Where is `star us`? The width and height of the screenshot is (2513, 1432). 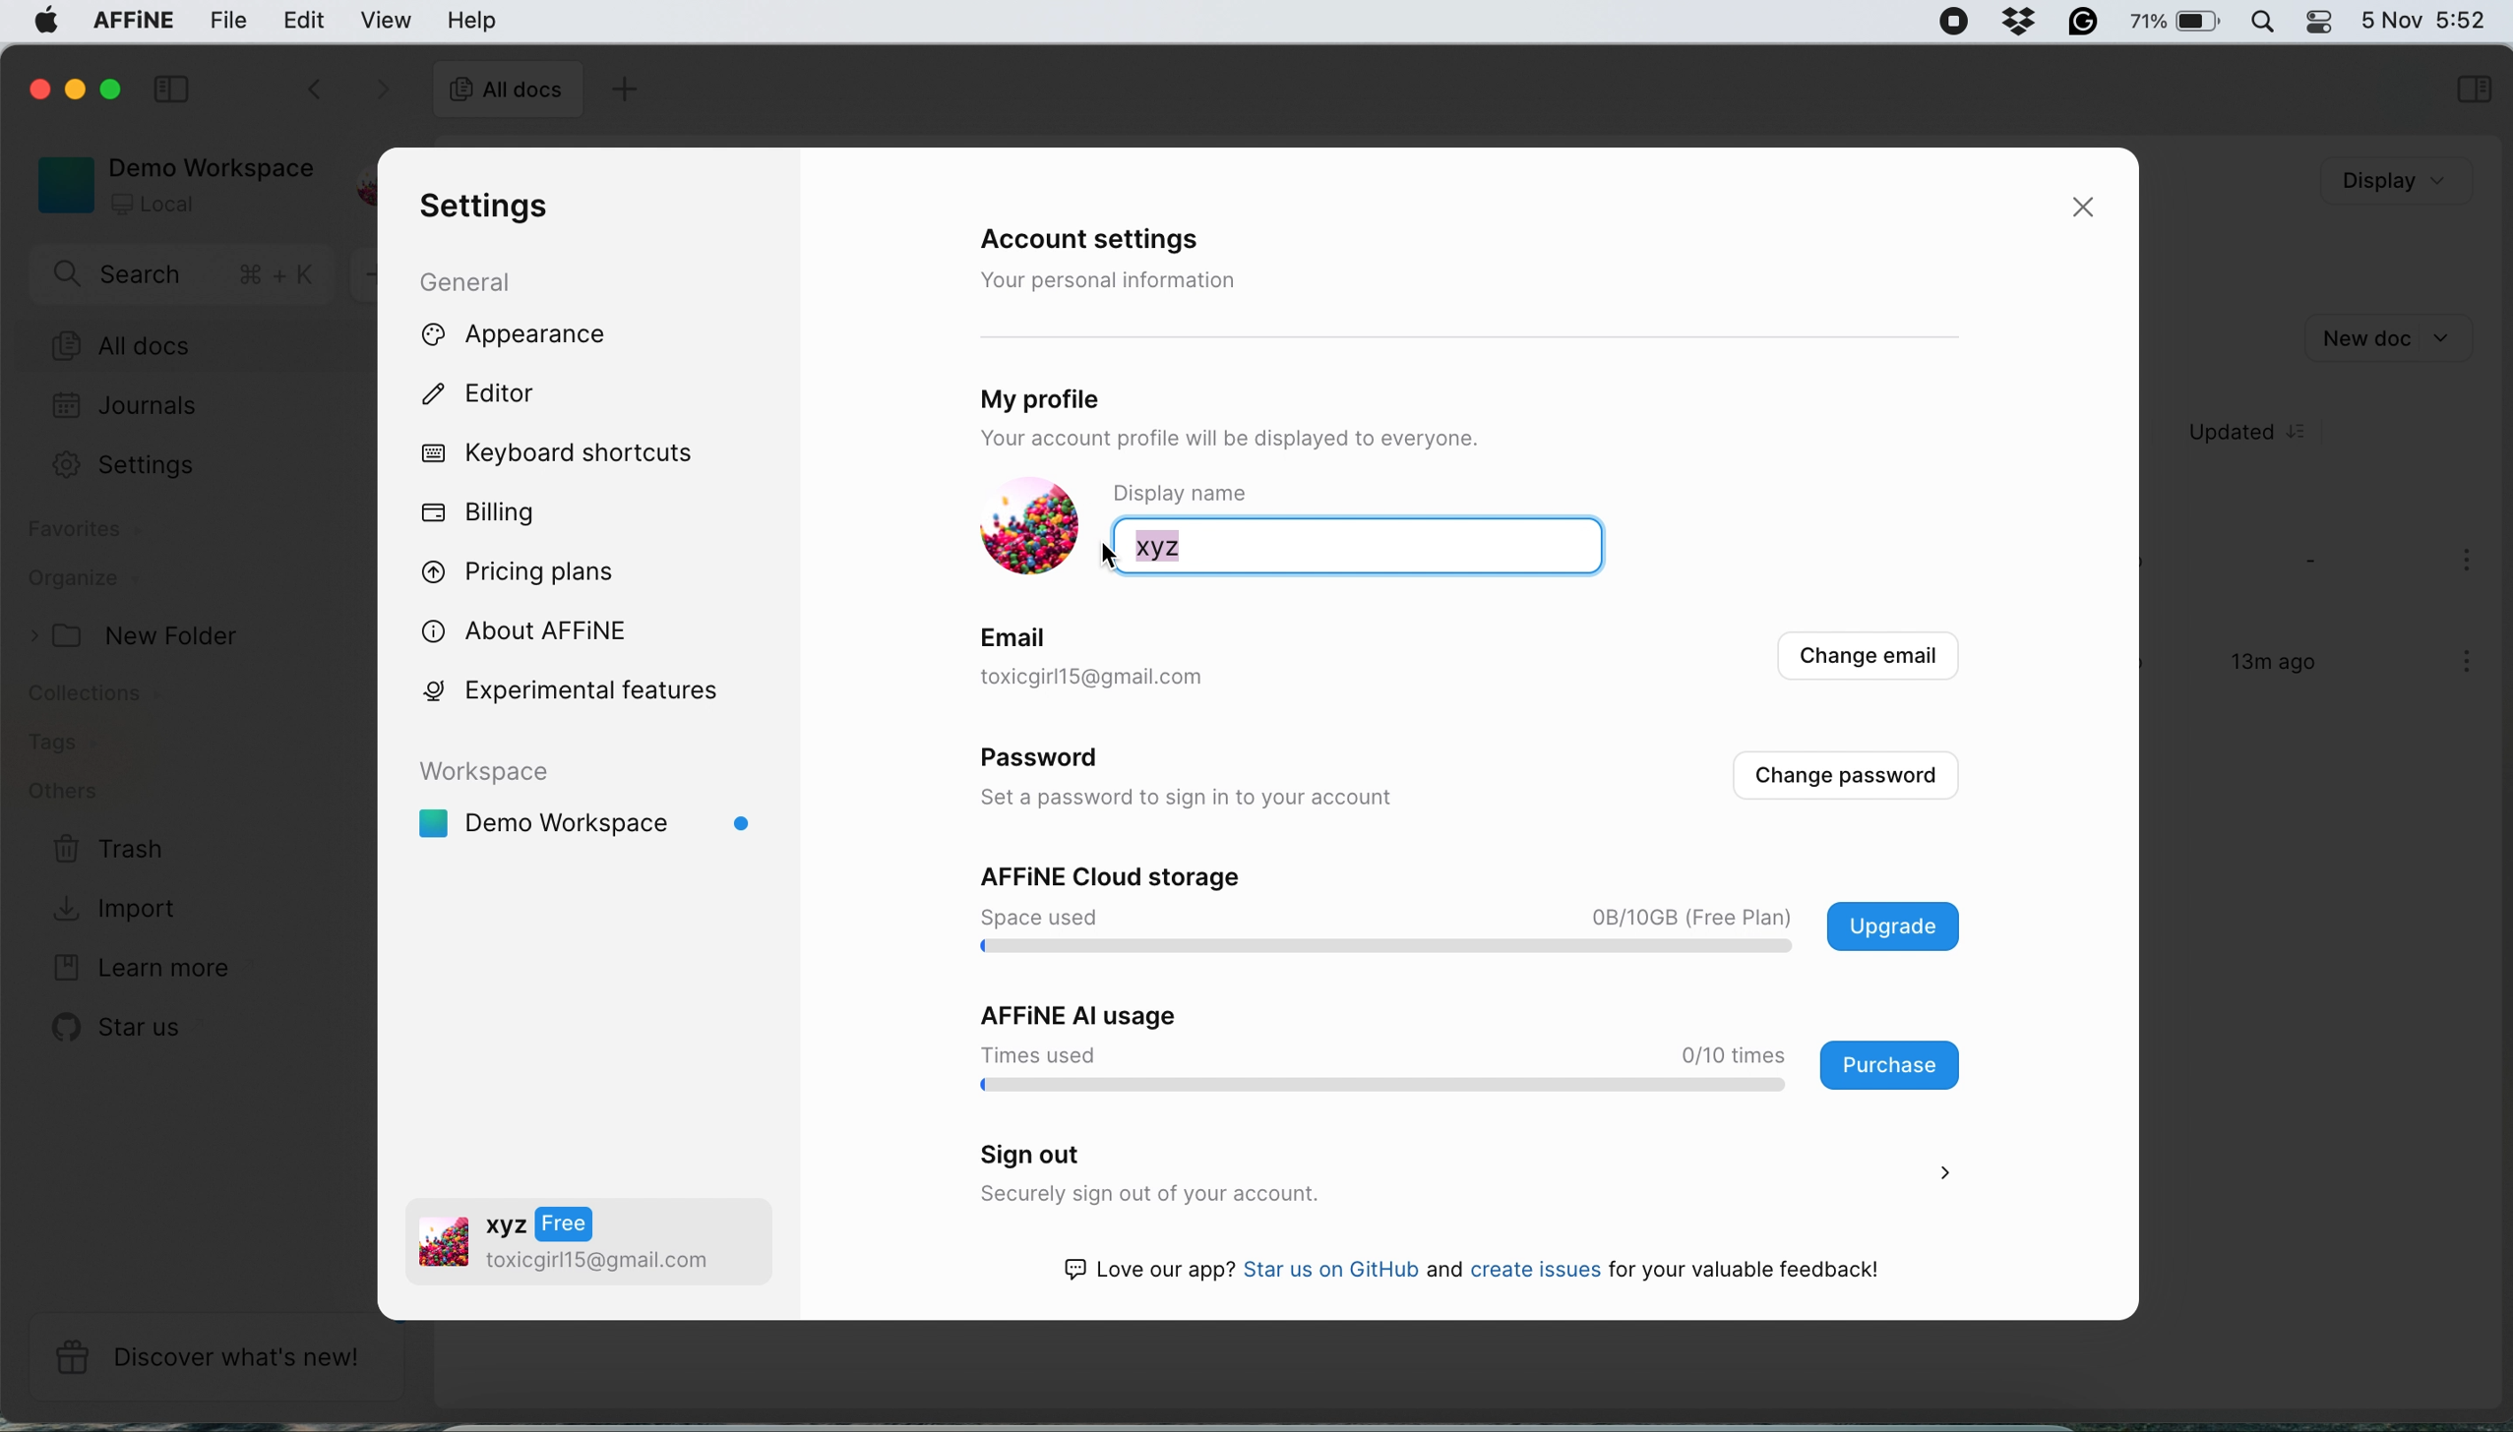
star us is located at coordinates (123, 1027).